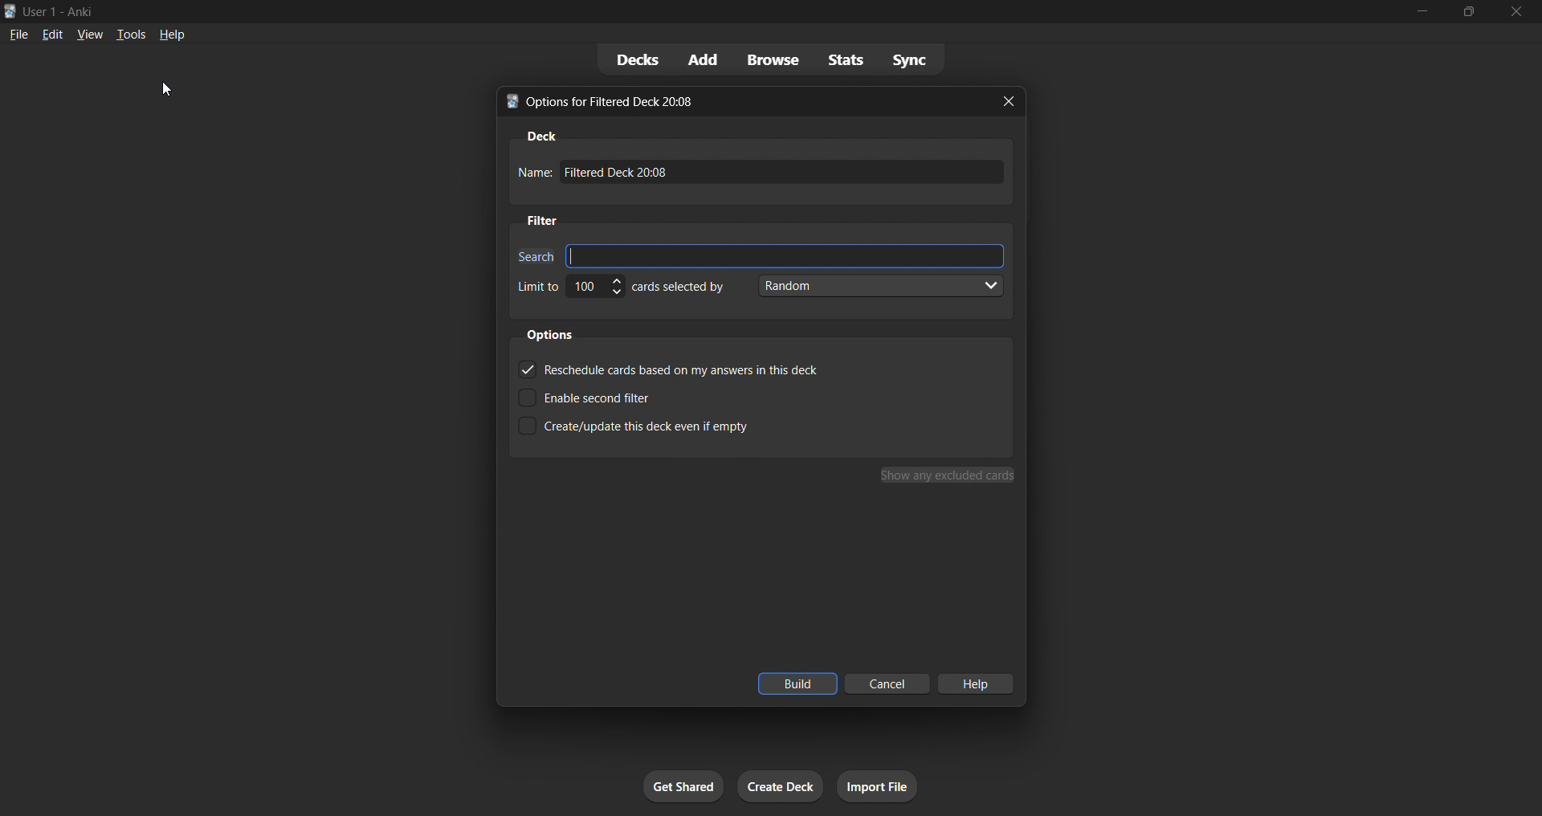 Image resolution: width=1542 pixels, height=816 pixels. I want to click on (un)check reschedule cards radio option, so click(692, 371).